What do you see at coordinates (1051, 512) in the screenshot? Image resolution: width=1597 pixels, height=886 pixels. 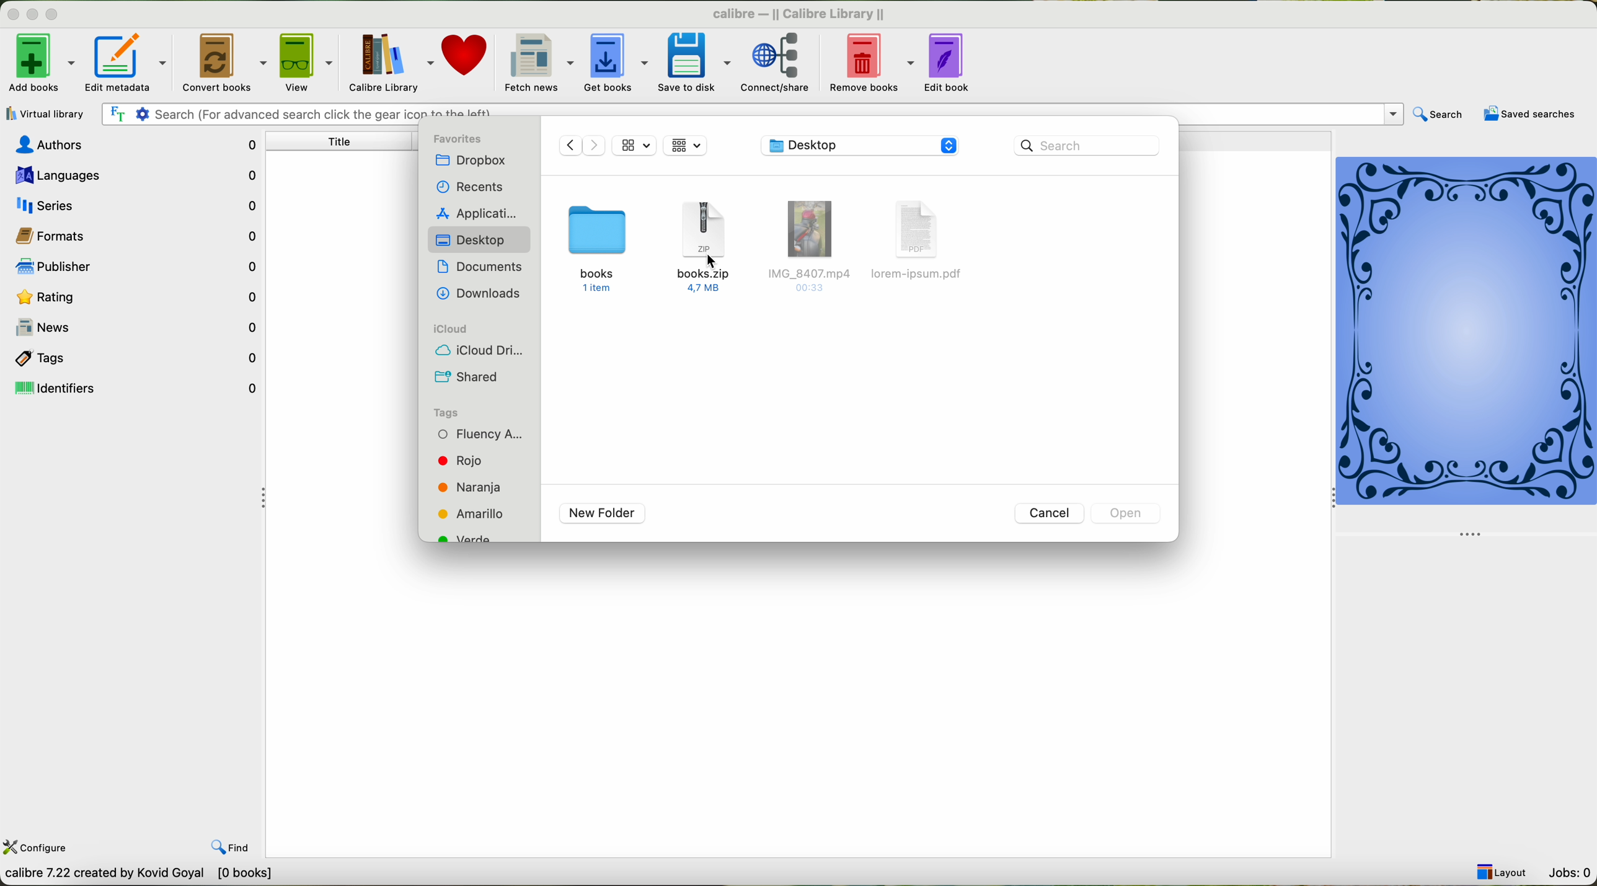 I see `cancel` at bounding box center [1051, 512].